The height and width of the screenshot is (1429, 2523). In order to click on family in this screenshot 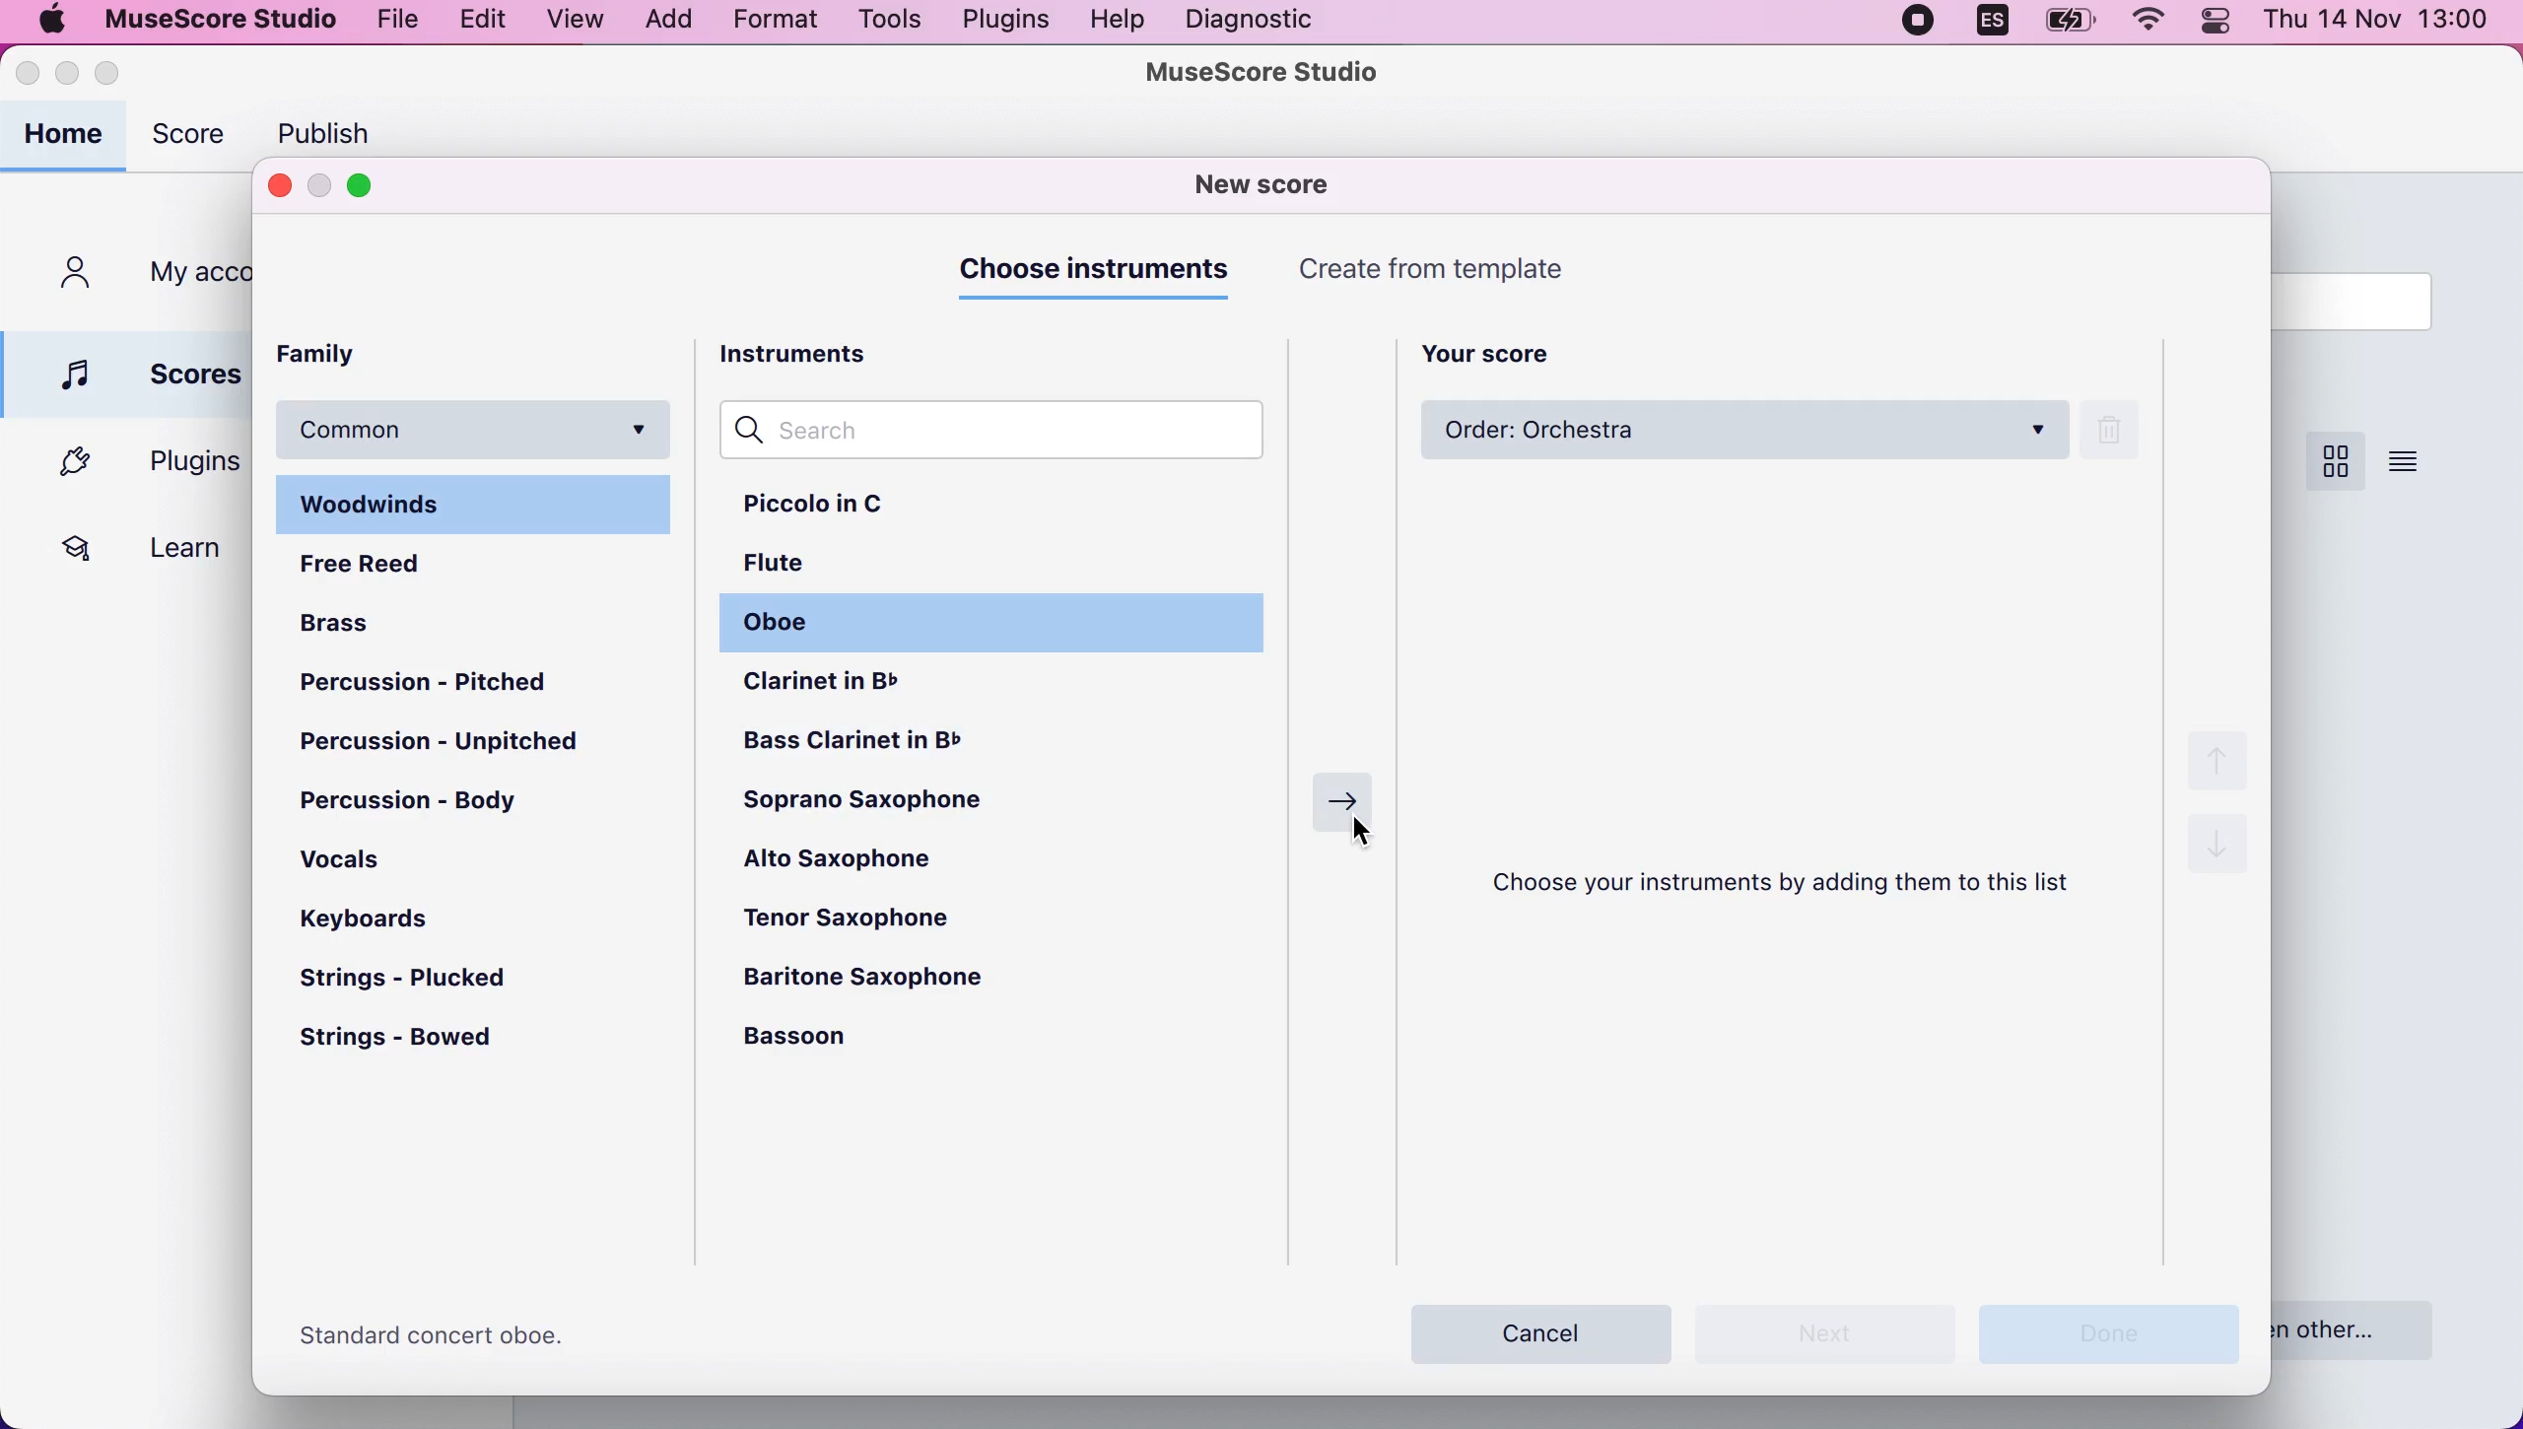, I will do `click(334, 353)`.